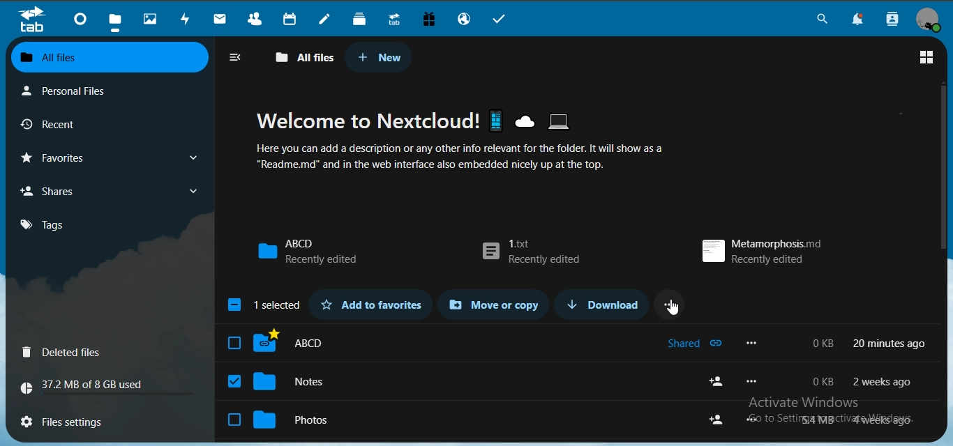  What do you see at coordinates (257, 17) in the screenshot?
I see `contacts` at bounding box center [257, 17].